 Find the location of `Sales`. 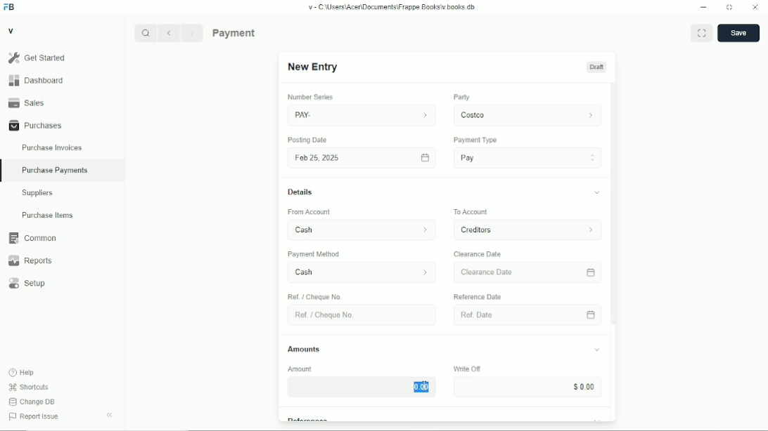

Sales is located at coordinates (62, 102).